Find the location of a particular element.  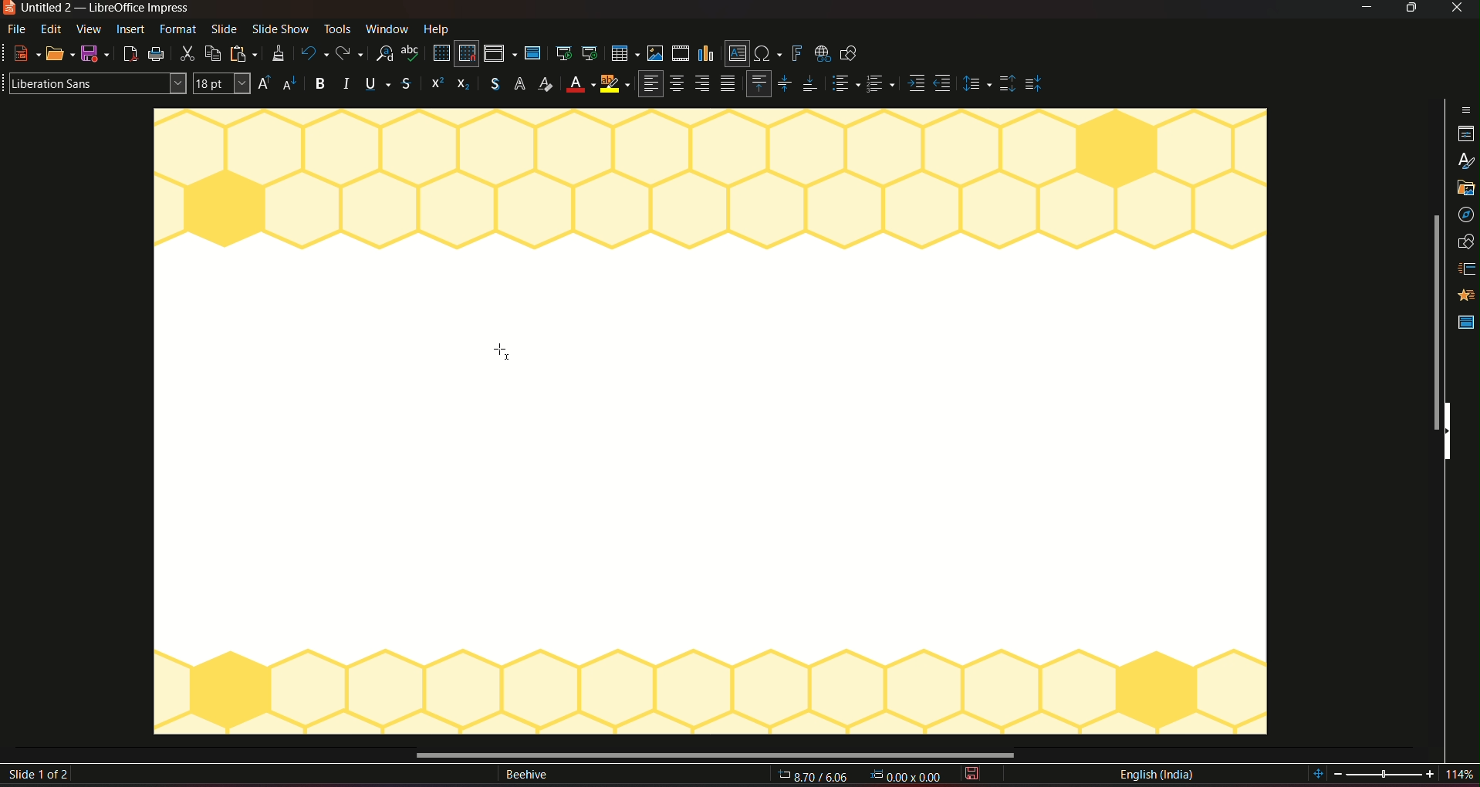

show draw functions is located at coordinates (853, 55).